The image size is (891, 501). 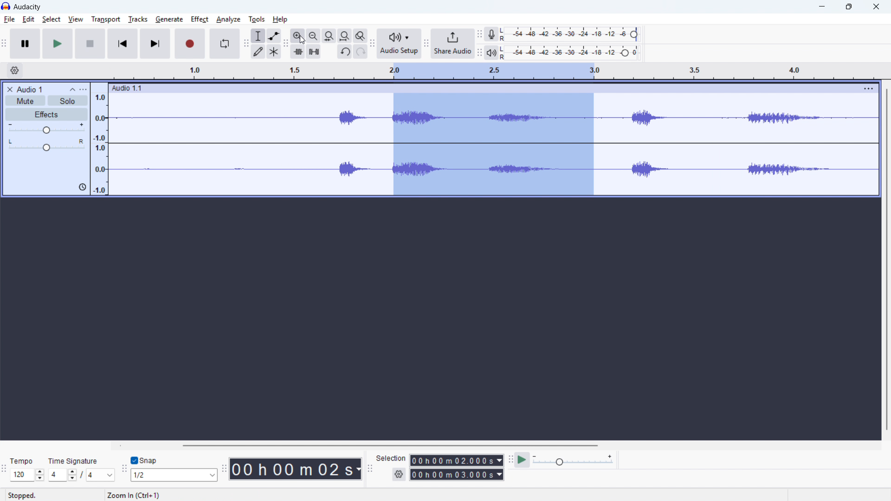 What do you see at coordinates (361, 51) in the screenshot?
I see `redo` at bounding box center [361, 51].